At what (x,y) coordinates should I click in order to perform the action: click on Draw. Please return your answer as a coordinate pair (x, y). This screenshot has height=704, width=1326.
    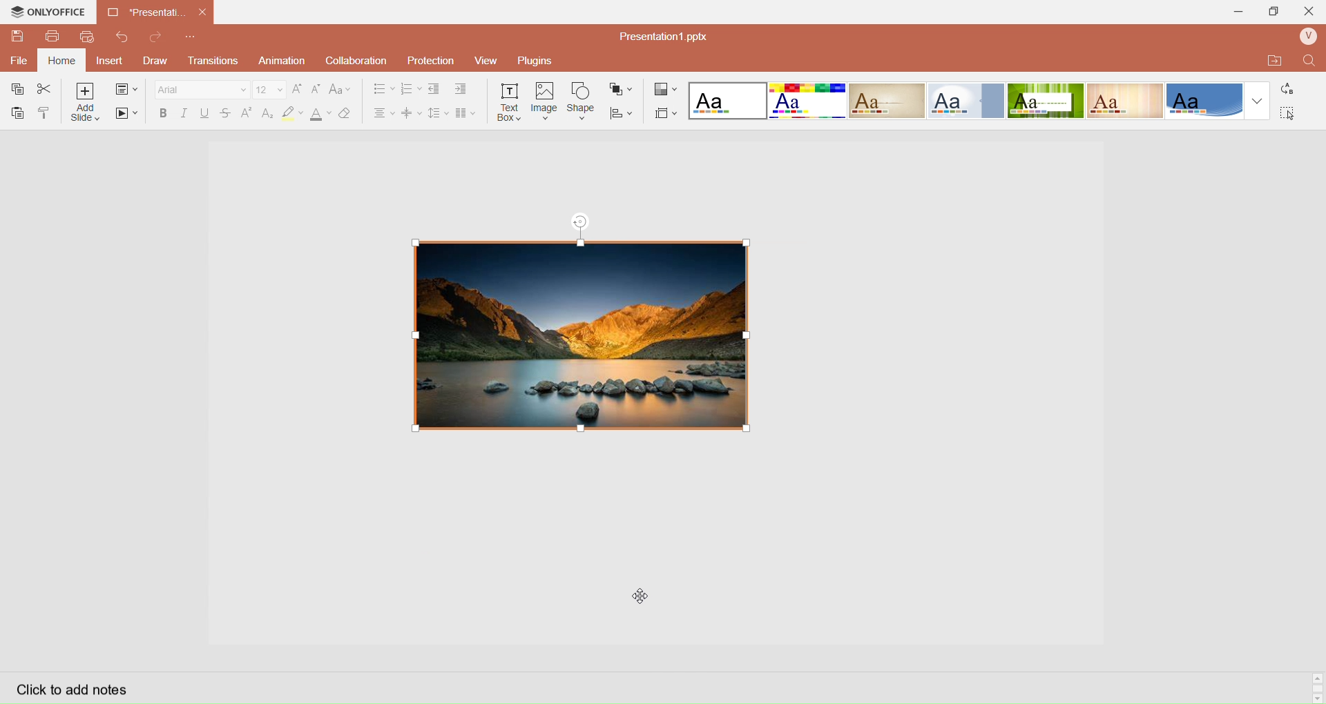
    Looking at the image, I should click on (155, 61).